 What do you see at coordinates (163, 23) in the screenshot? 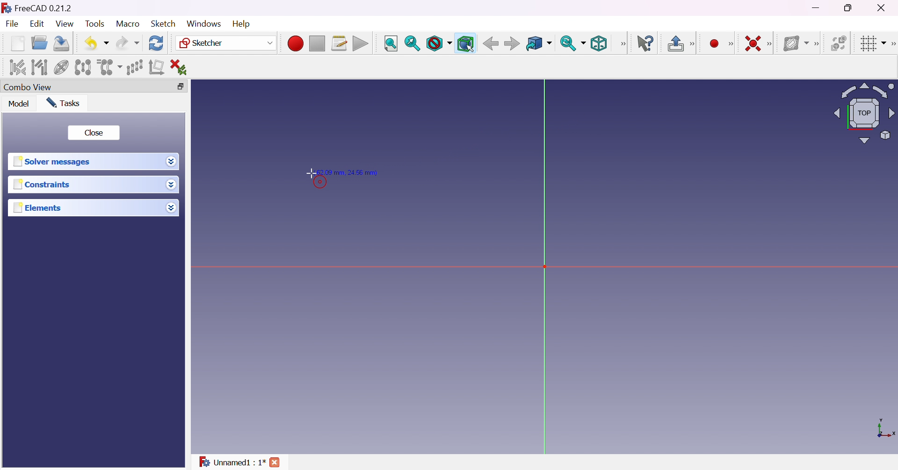
I see `Sketch` at bounding box center [163, 23].